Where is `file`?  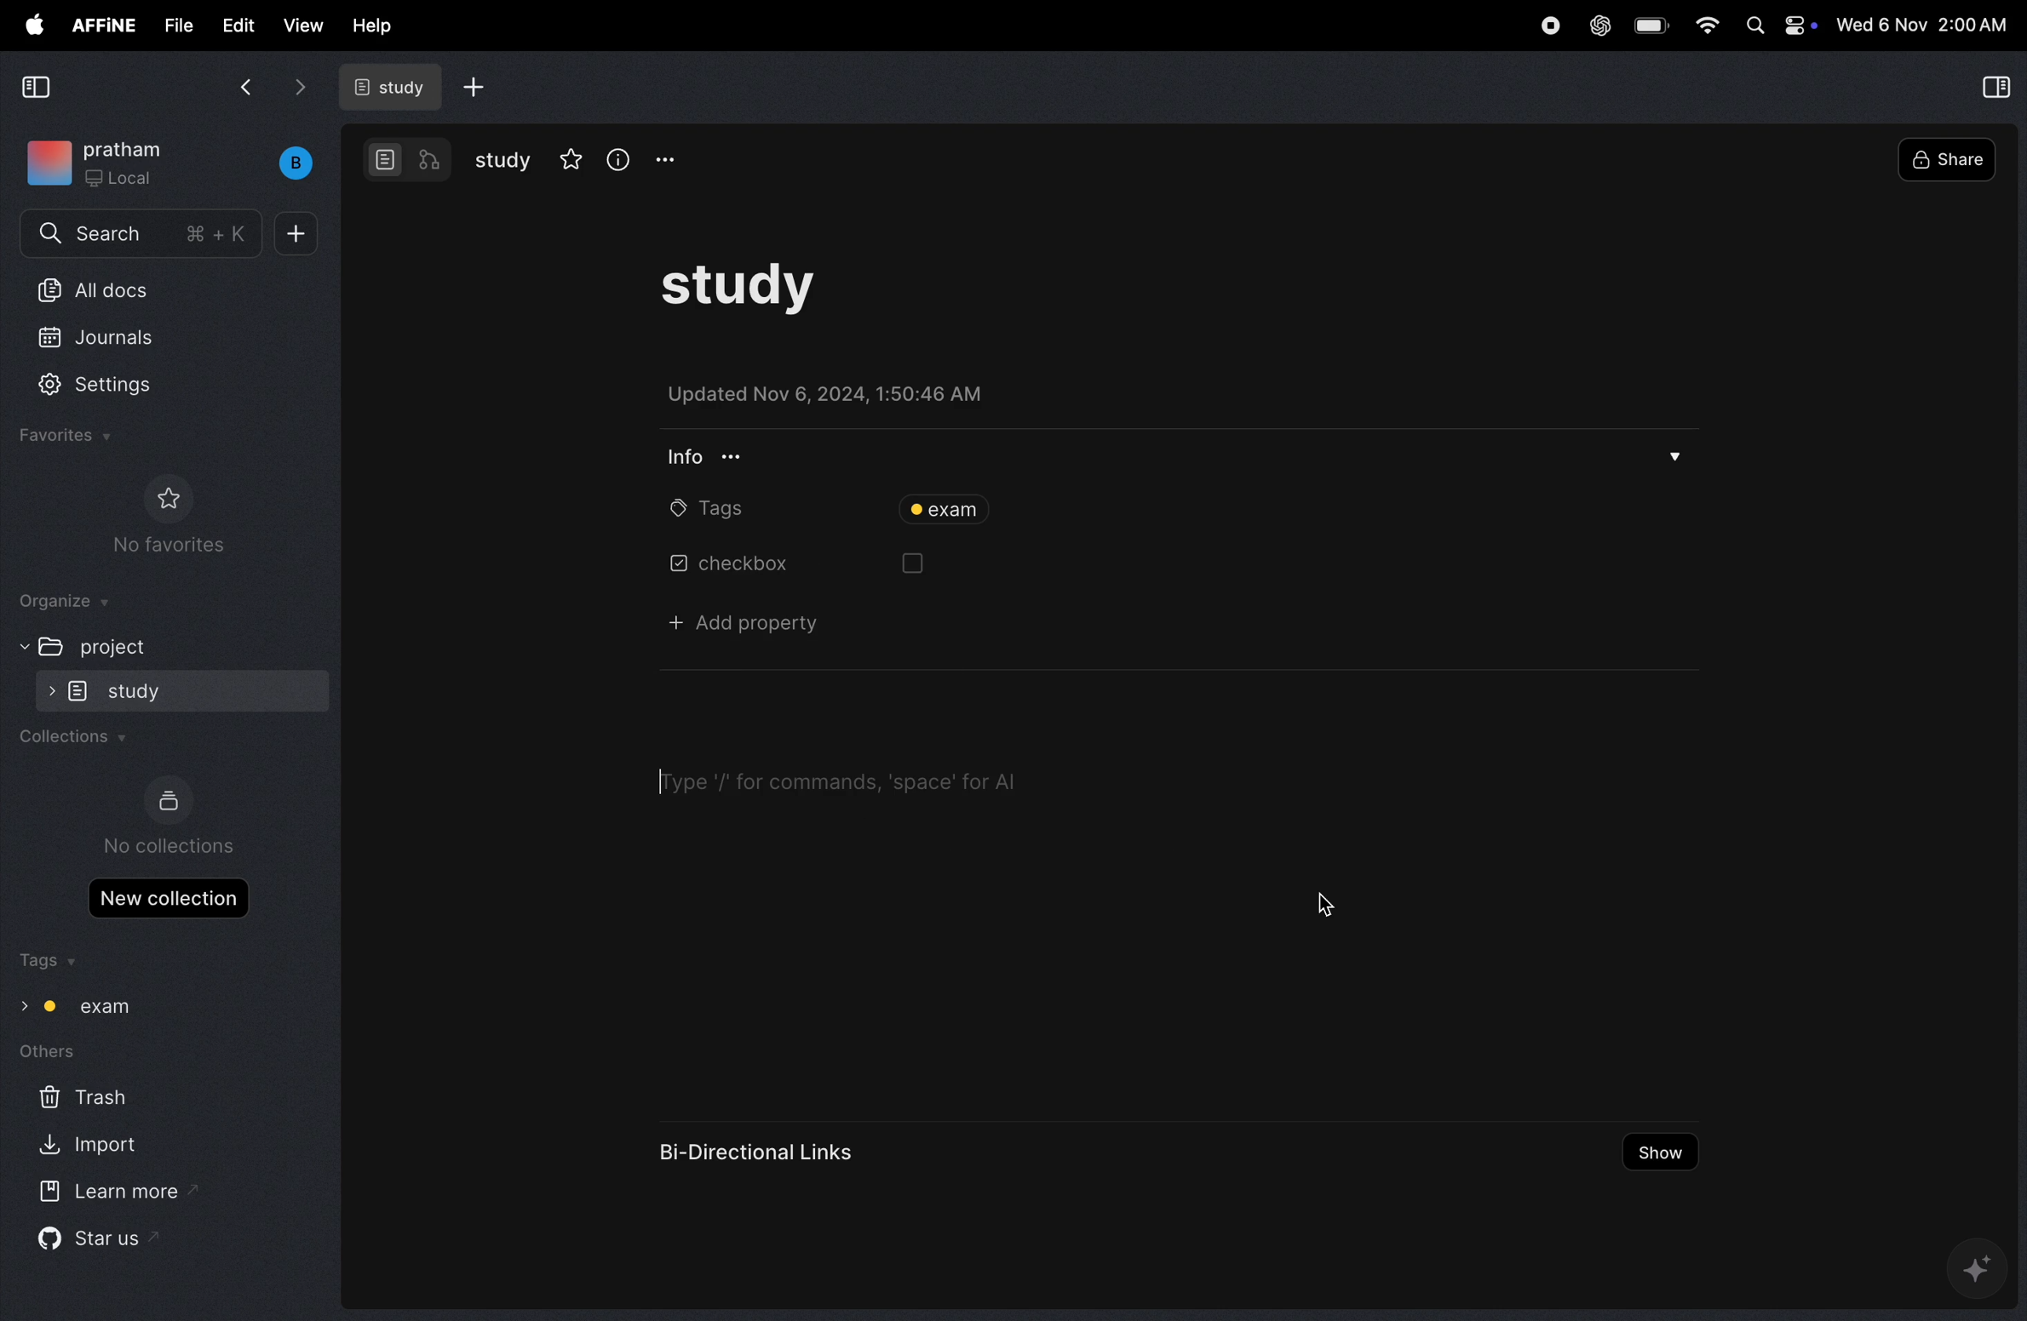 file is located at coordinates (181, 26).